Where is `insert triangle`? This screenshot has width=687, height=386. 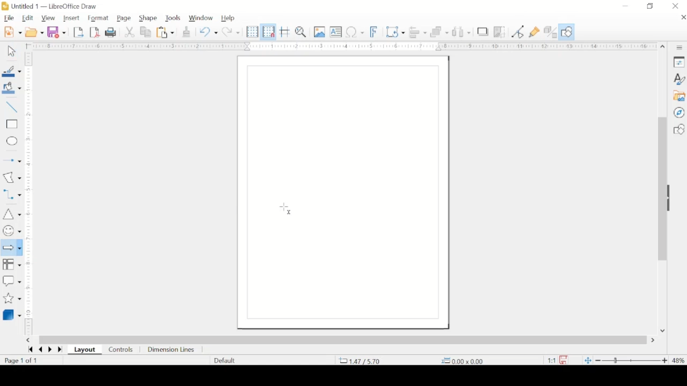
insert triangle is located at coordinates (11, 214).